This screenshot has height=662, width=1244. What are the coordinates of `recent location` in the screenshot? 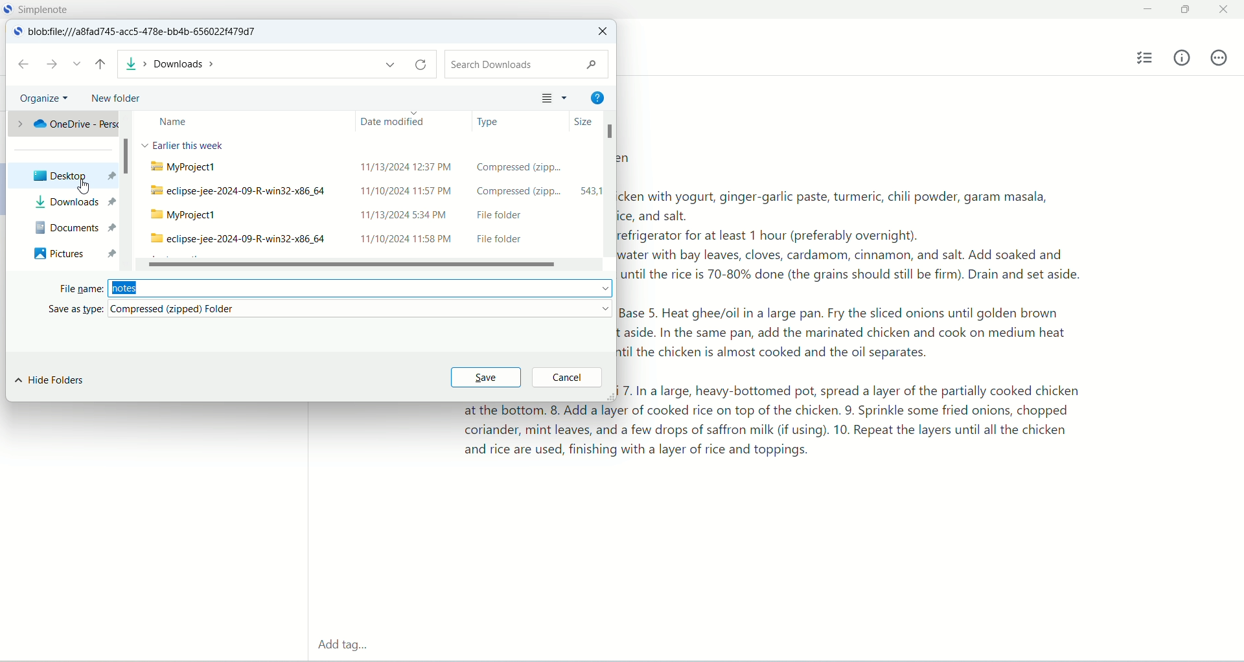 It's located at (77, 64).